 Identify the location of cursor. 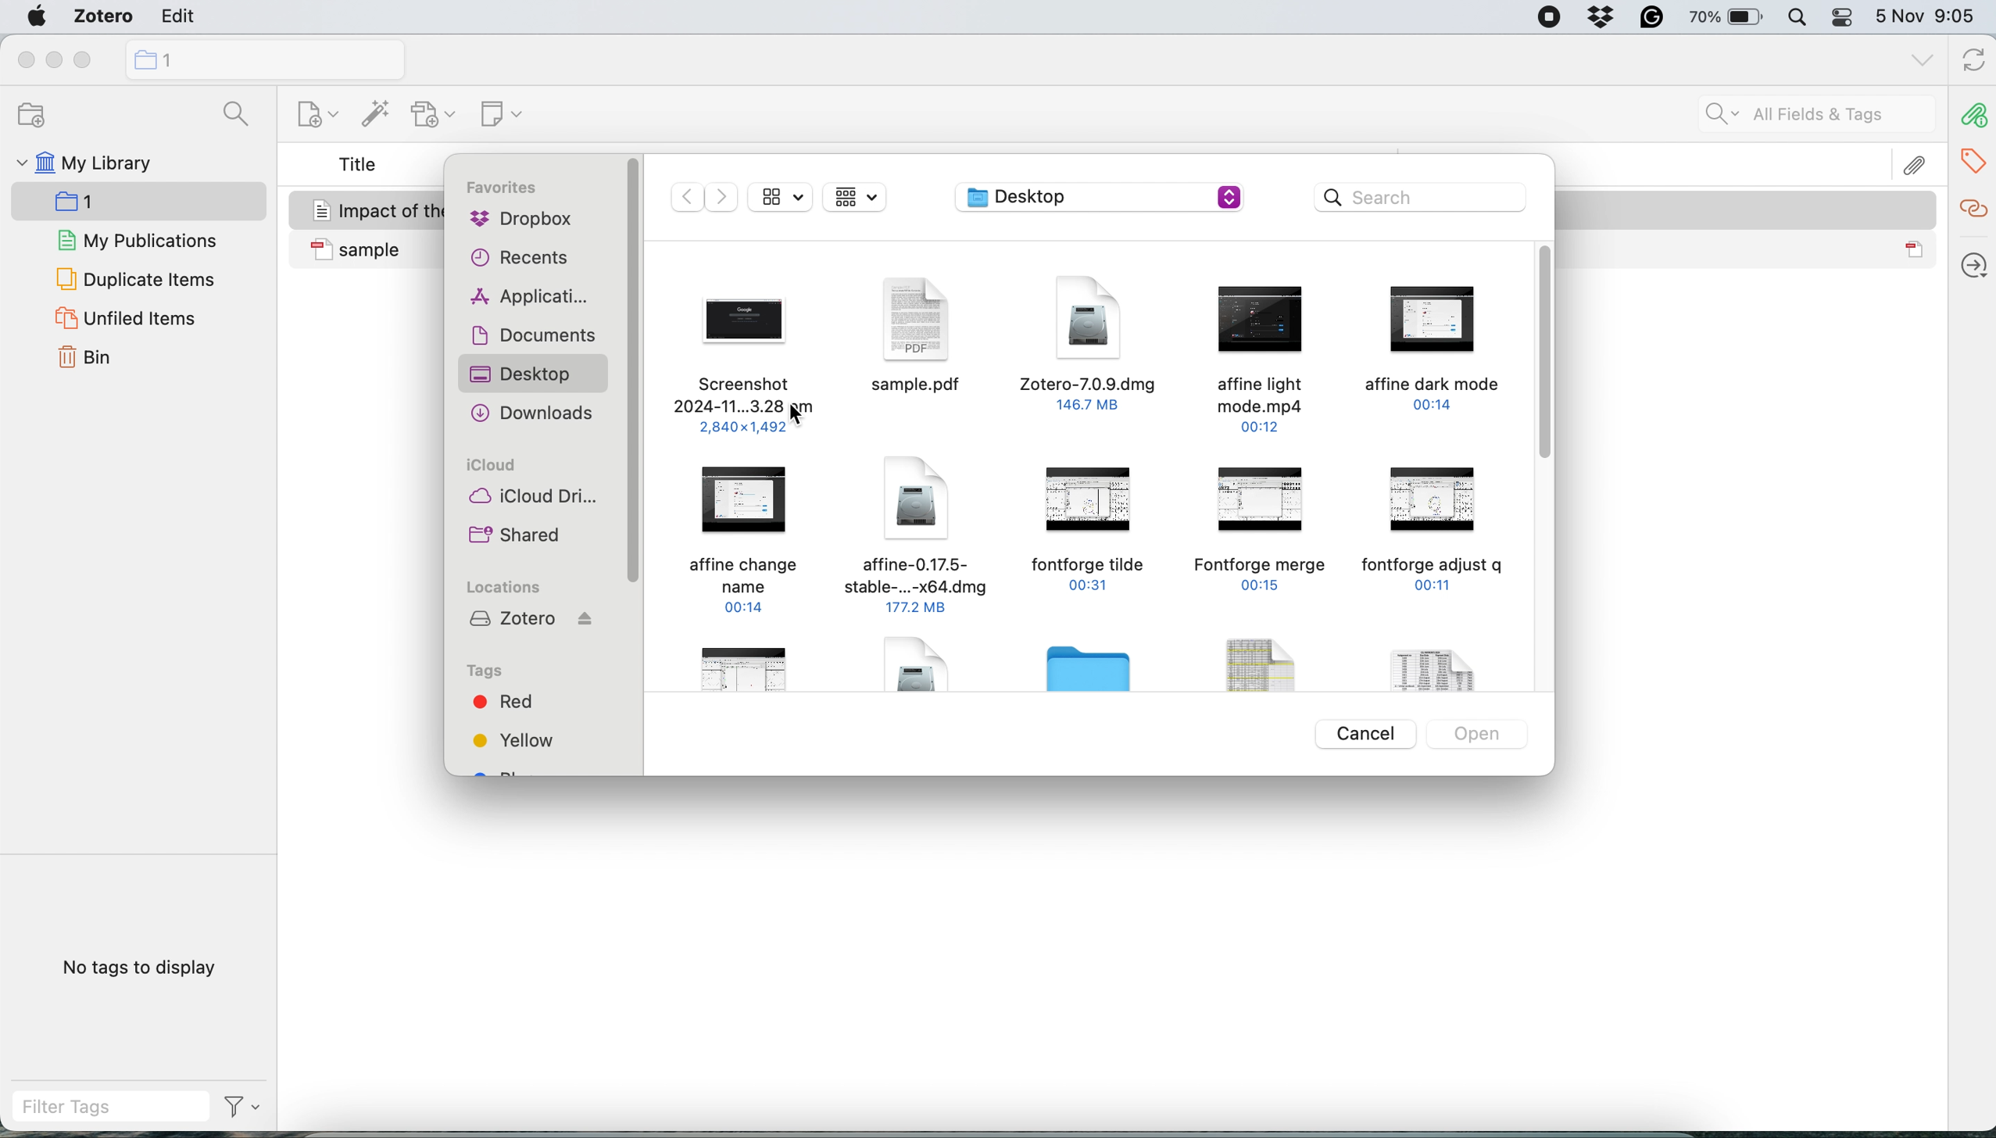
(798, 412).